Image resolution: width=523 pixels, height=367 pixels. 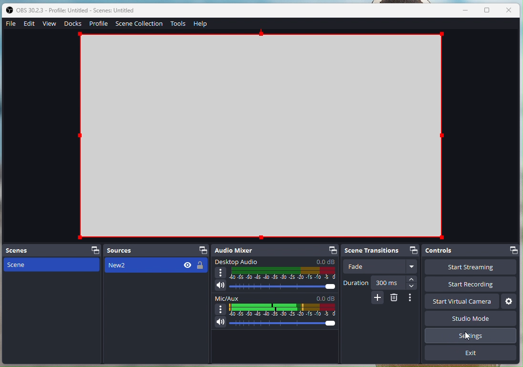 I want to click on Audio level, so click(x=283, y=309).